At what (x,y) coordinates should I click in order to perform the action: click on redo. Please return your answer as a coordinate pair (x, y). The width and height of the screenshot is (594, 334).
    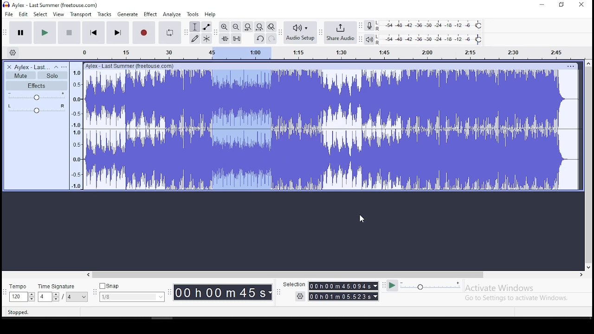
    Looking at the image, I should click on (272, 38).